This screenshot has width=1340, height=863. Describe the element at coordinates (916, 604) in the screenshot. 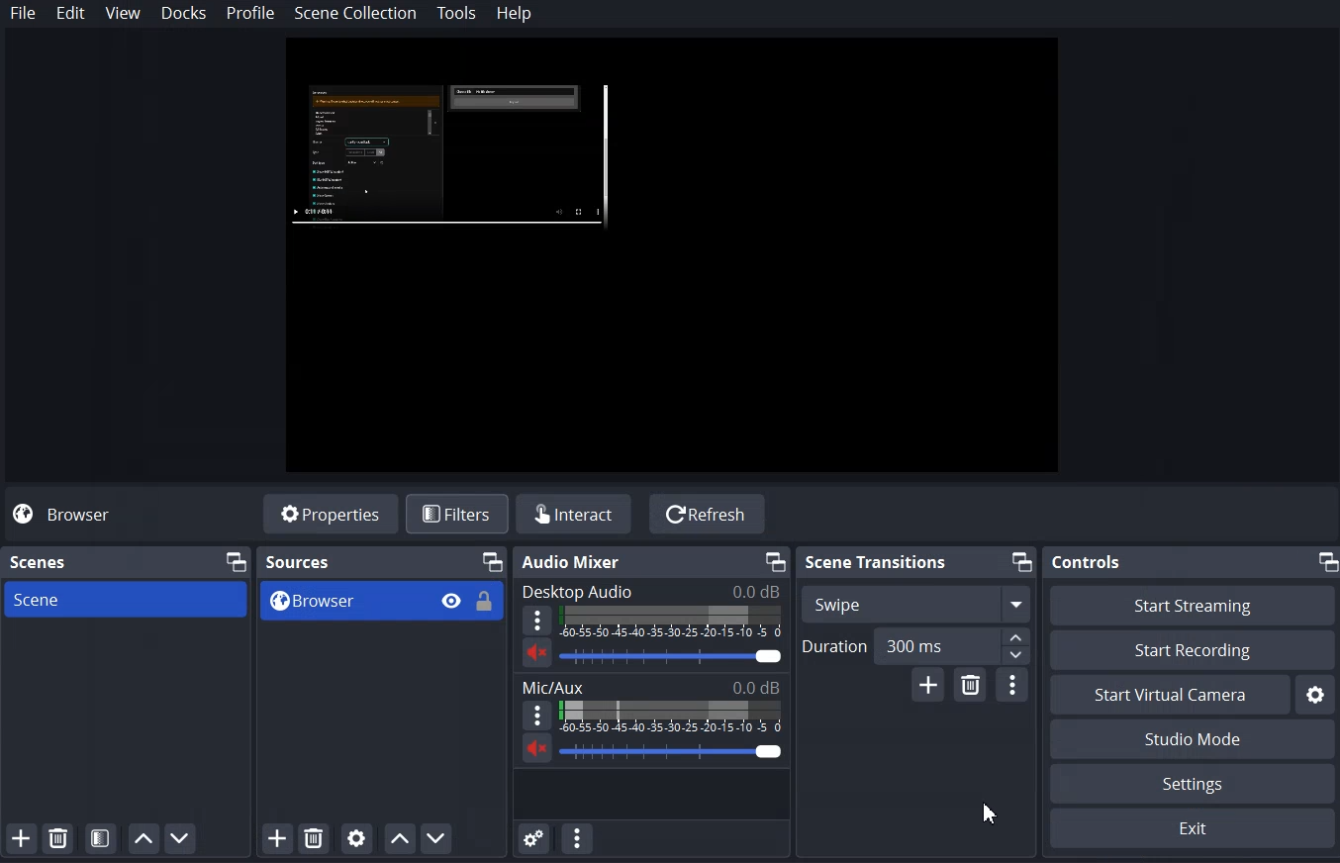

I see `Swipe` at that location.